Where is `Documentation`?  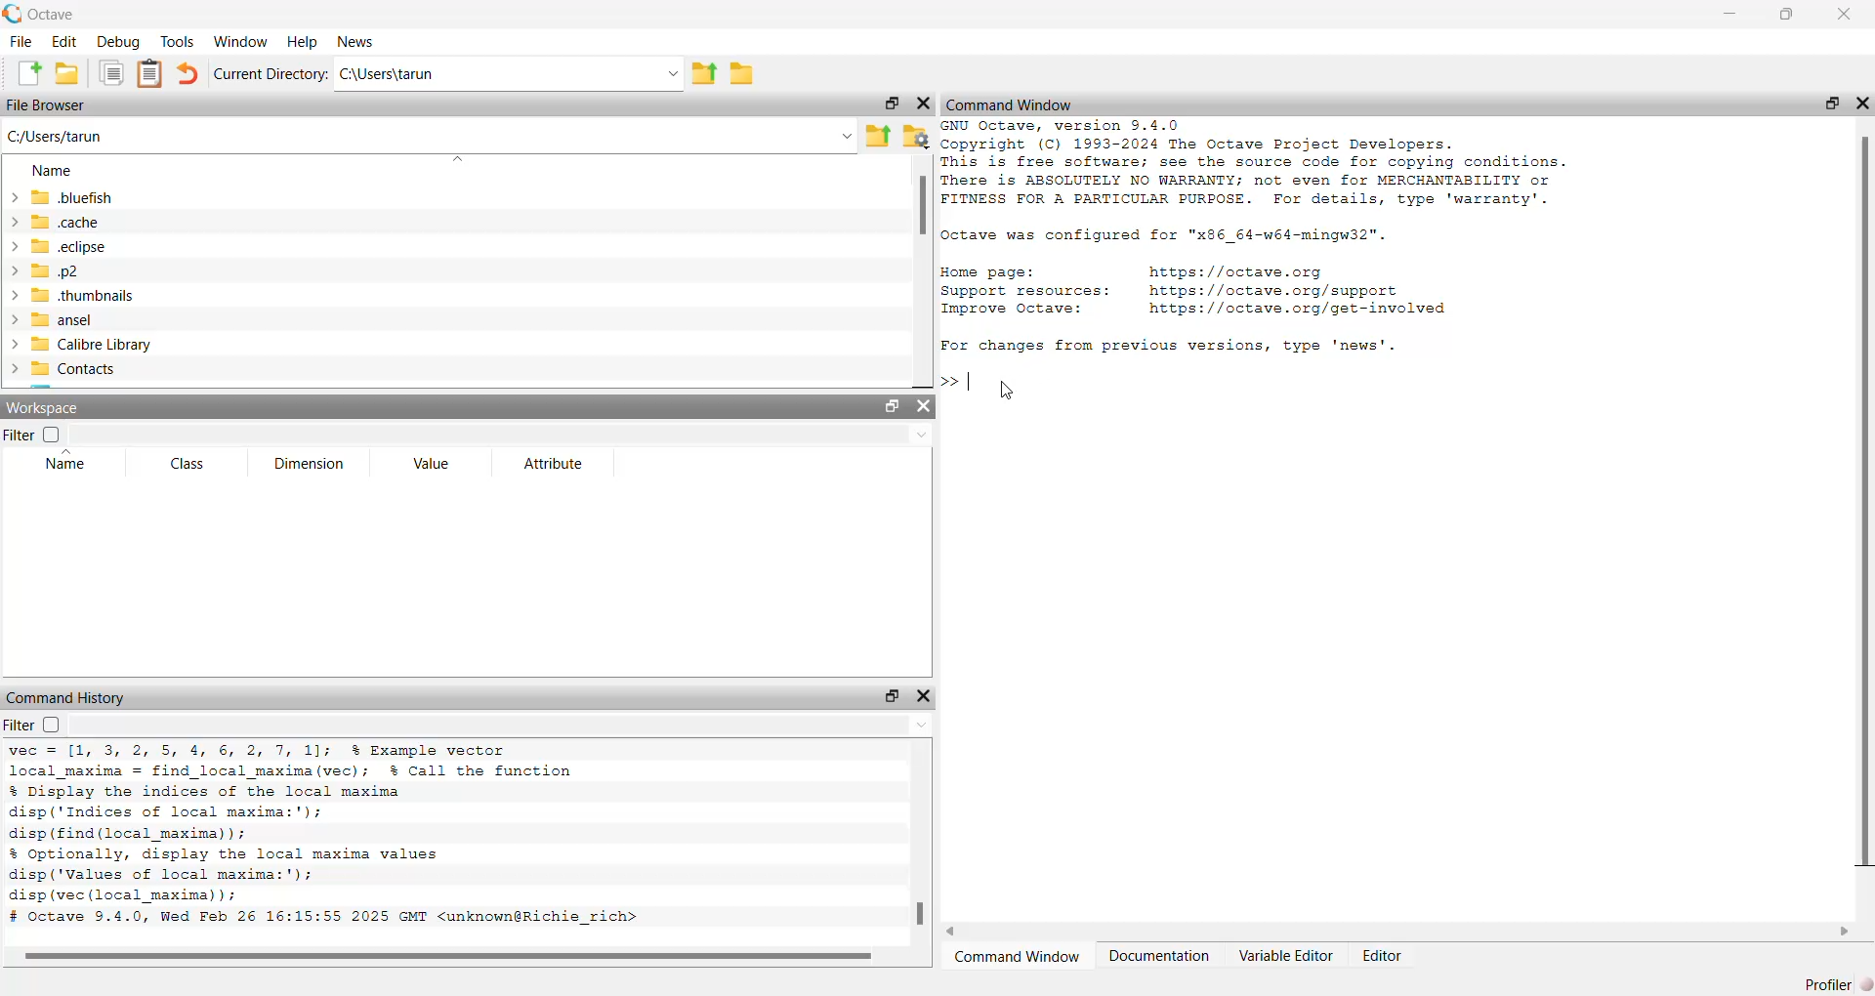 Documentation is located at coordinates (1159, 956).